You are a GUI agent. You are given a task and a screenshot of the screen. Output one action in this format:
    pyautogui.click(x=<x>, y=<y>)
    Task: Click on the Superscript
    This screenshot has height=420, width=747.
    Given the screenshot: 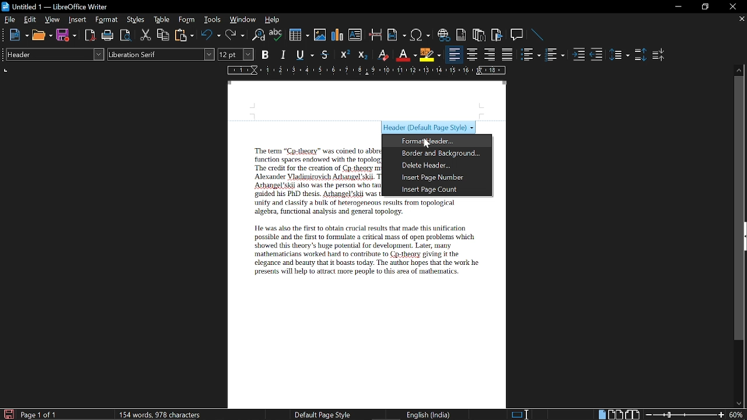 What is the action you would take?
    pyautogui.click(x=343, y=55)
    